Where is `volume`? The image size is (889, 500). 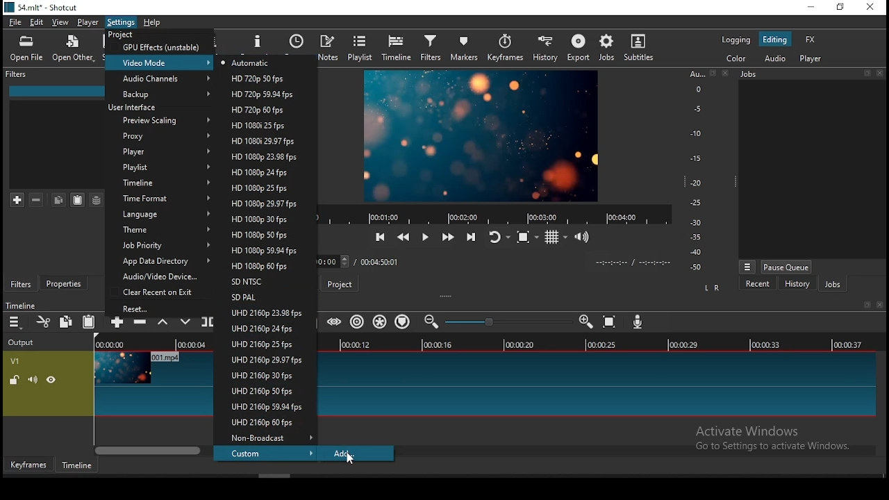 volume is located at coordinates (33, 379).